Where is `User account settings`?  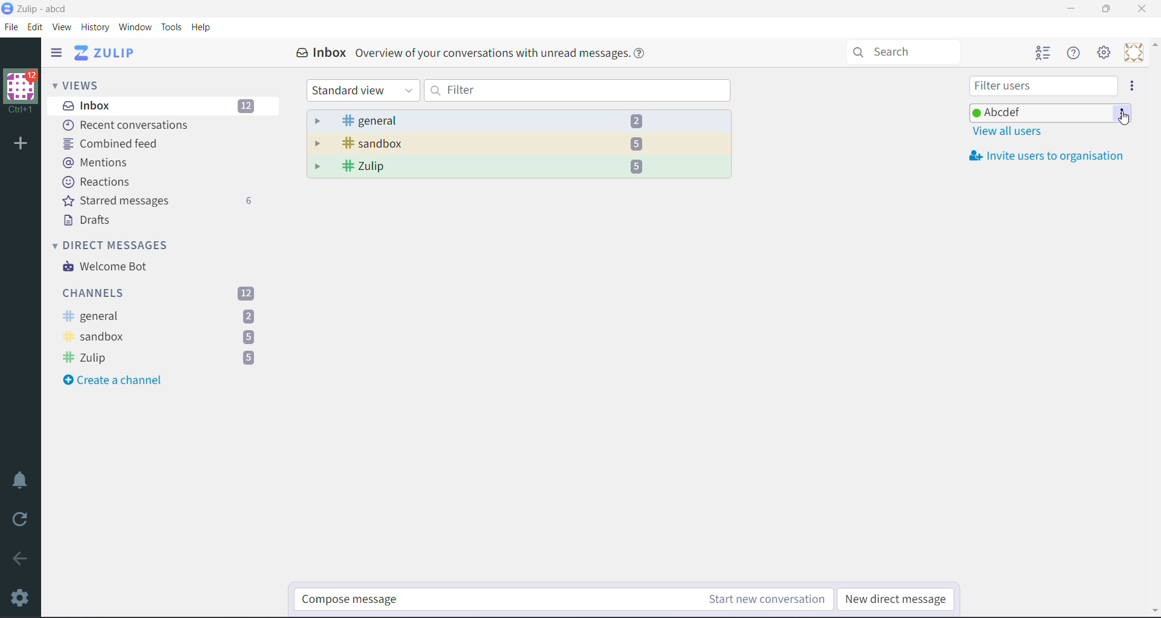
User account settings is located at coordinates (1123, 113).